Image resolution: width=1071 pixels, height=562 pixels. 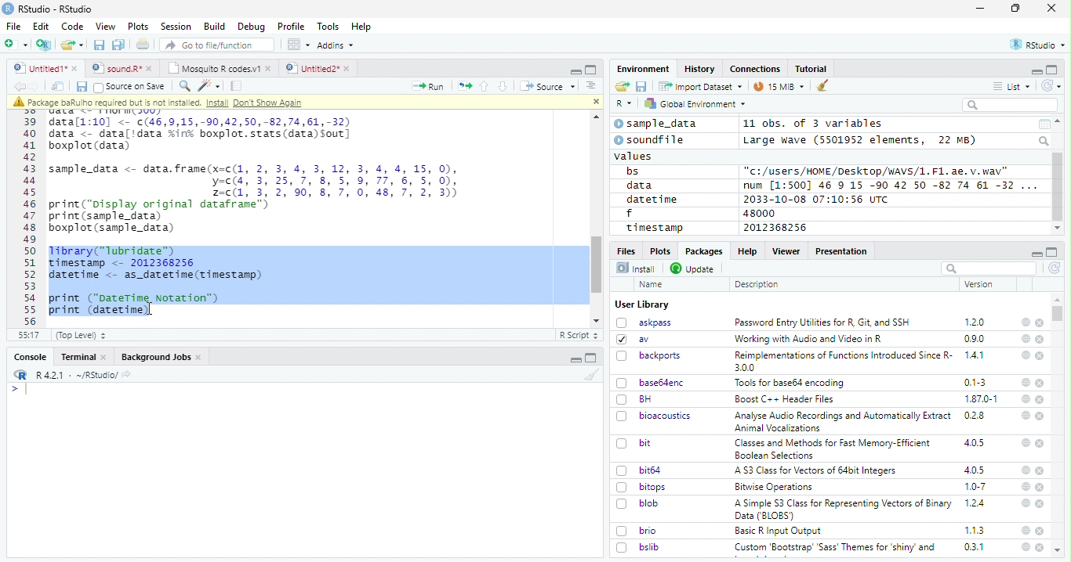 I want to click on 2012368256, so click(x=778, y=228).